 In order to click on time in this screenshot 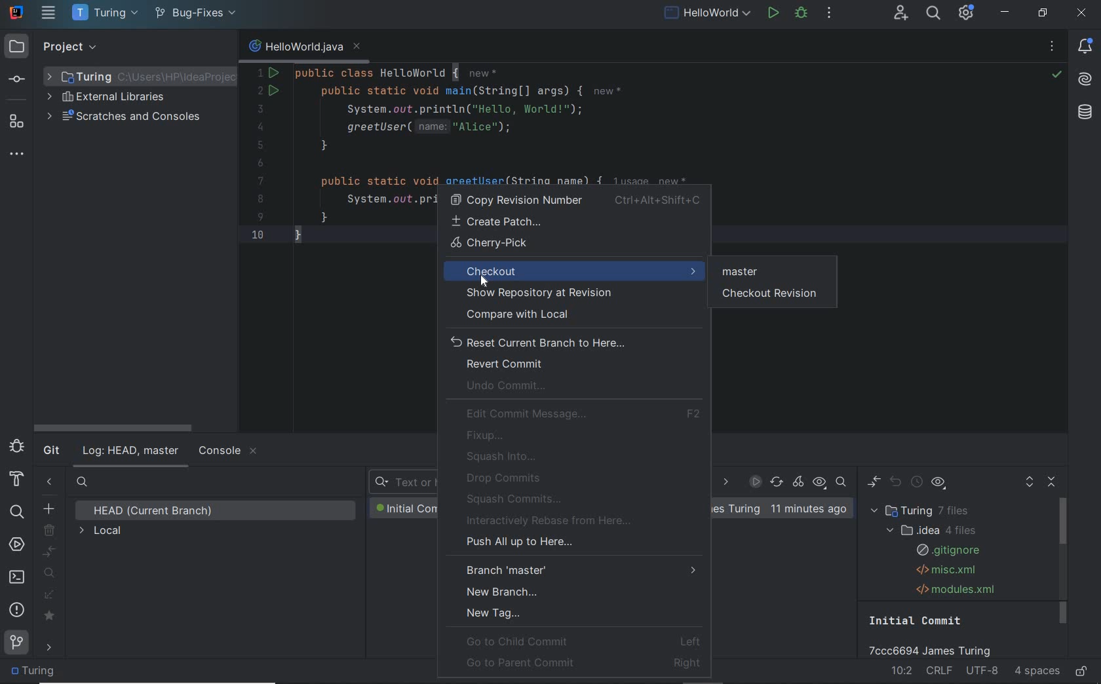, I will do `click(808, 509)`.